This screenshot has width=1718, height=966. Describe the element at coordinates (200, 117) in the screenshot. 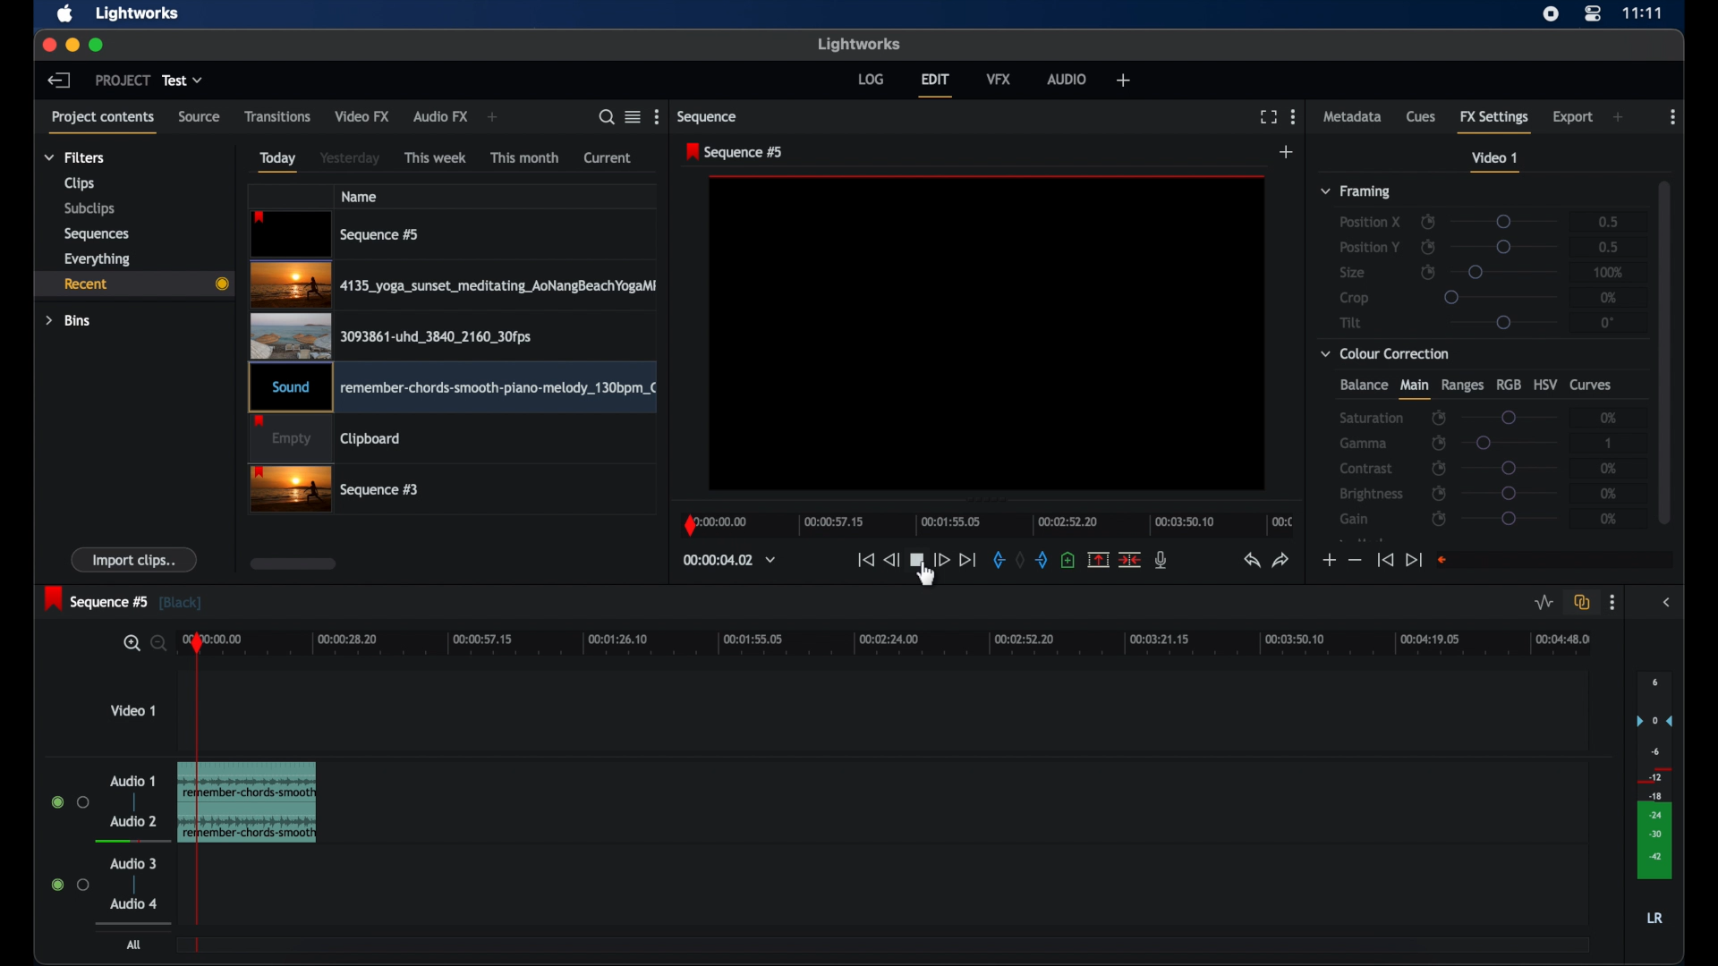

I see `source` at that location.